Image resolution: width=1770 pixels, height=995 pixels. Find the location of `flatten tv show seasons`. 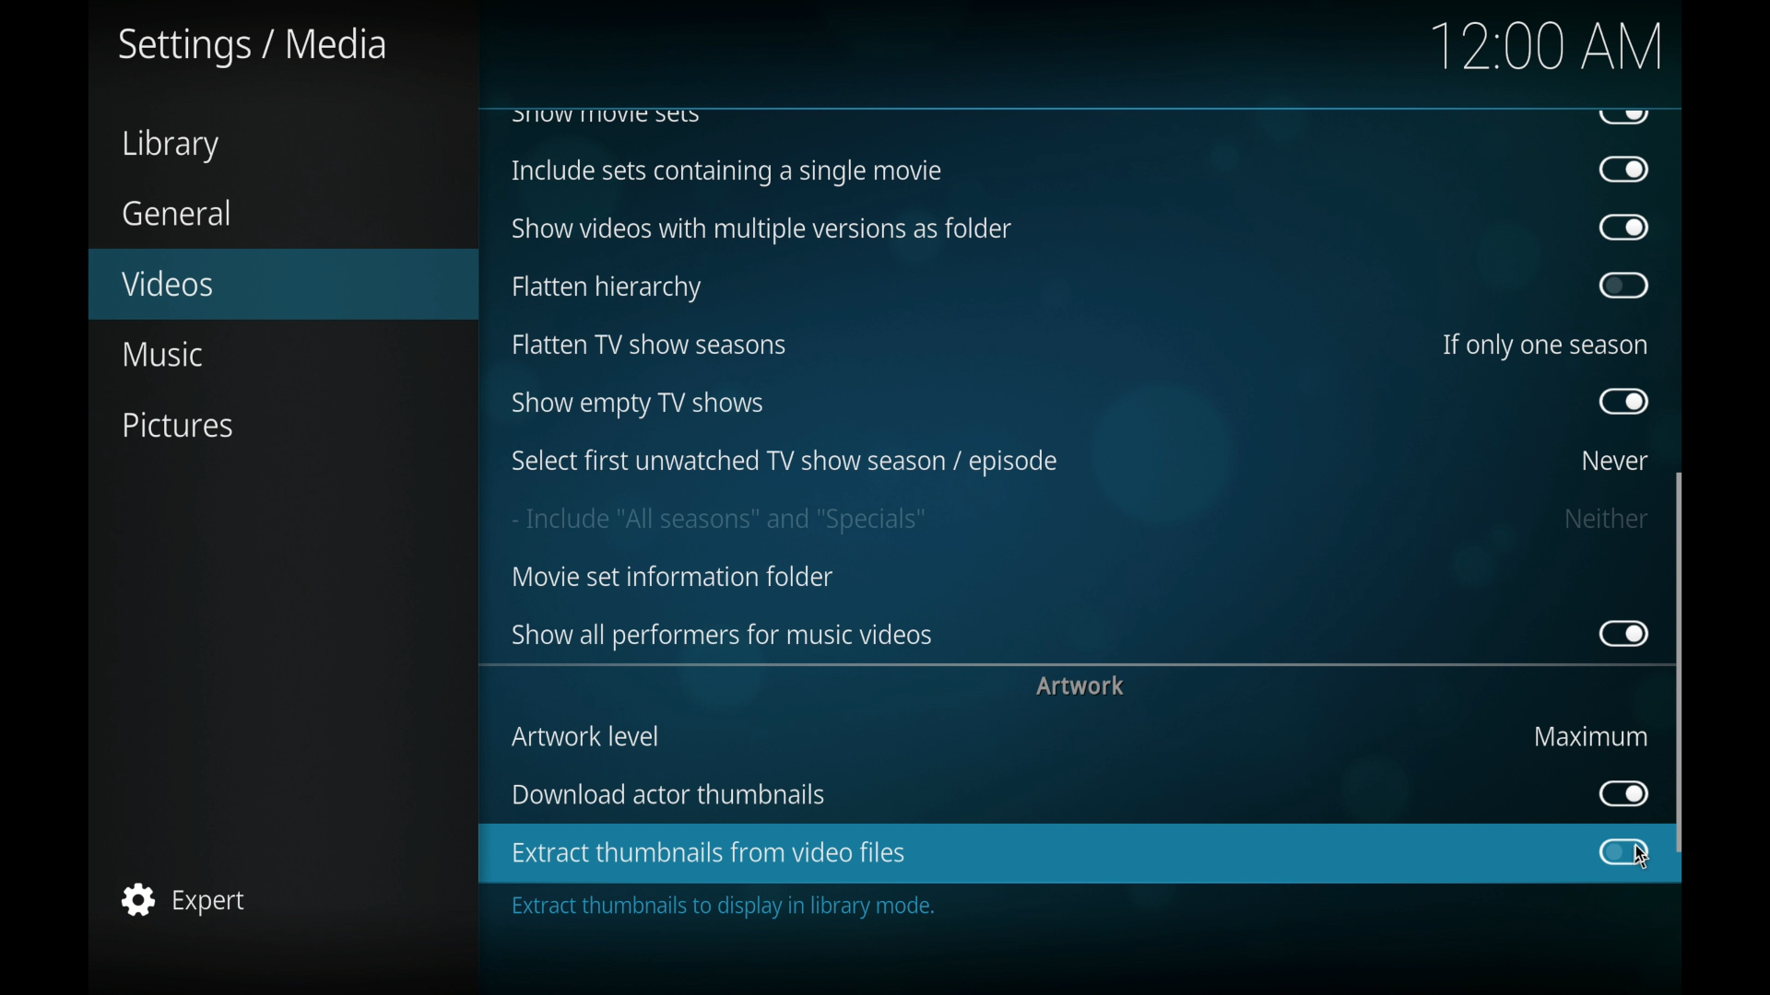

flatten tv show seasons is located at coordinates (651, 345).